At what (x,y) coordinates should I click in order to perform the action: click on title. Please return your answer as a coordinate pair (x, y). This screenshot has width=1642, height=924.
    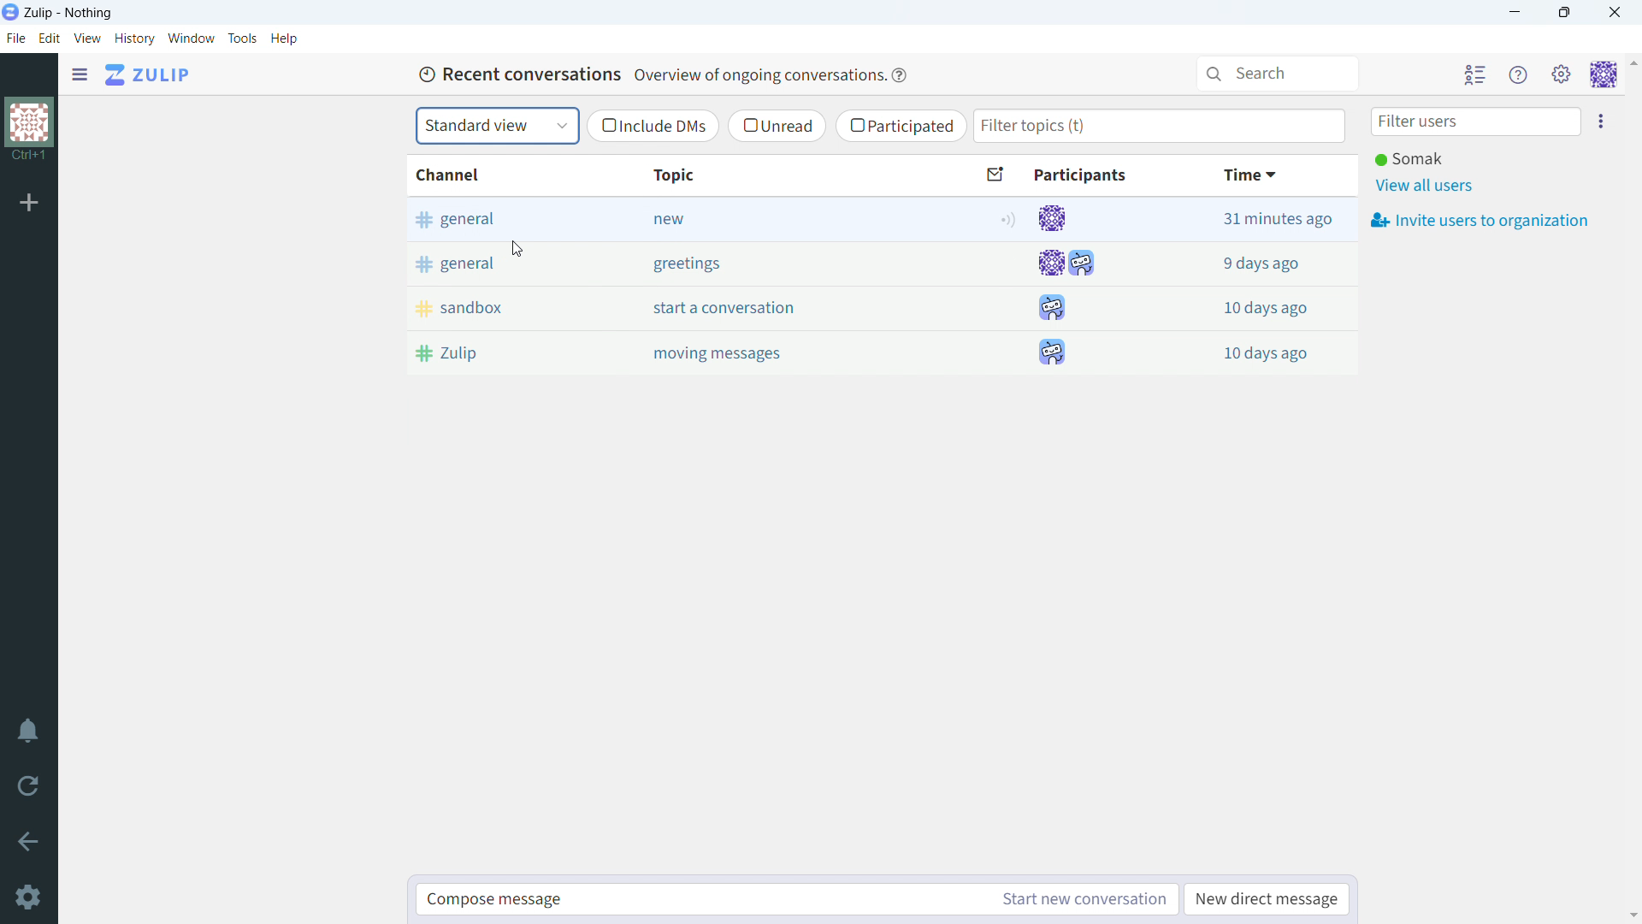
    Looking at the image, I should click on (68, 13).